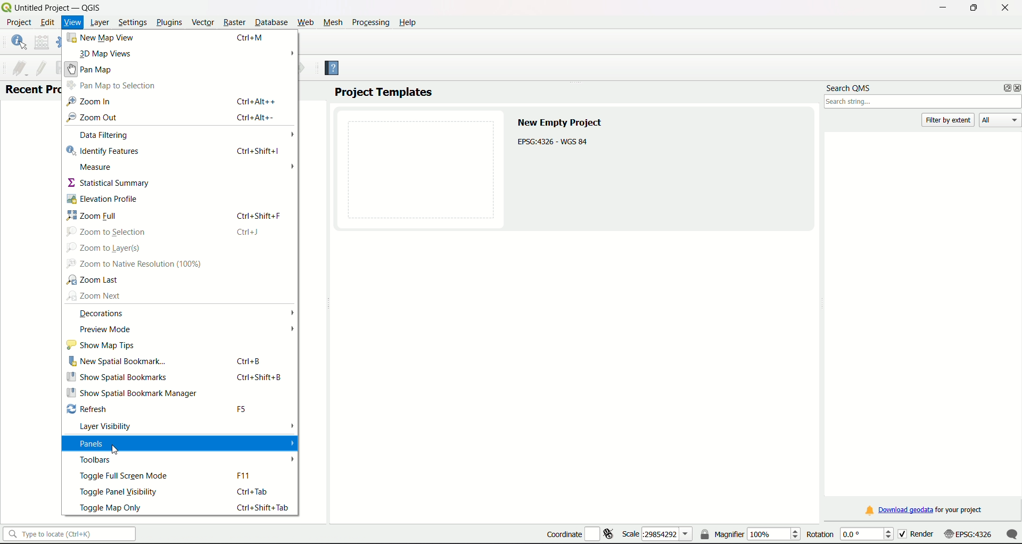  What do you see at coordinates (117, 378) in the screenshot?
I see `show spatial bookmarks` at bounding box center [117, 378].